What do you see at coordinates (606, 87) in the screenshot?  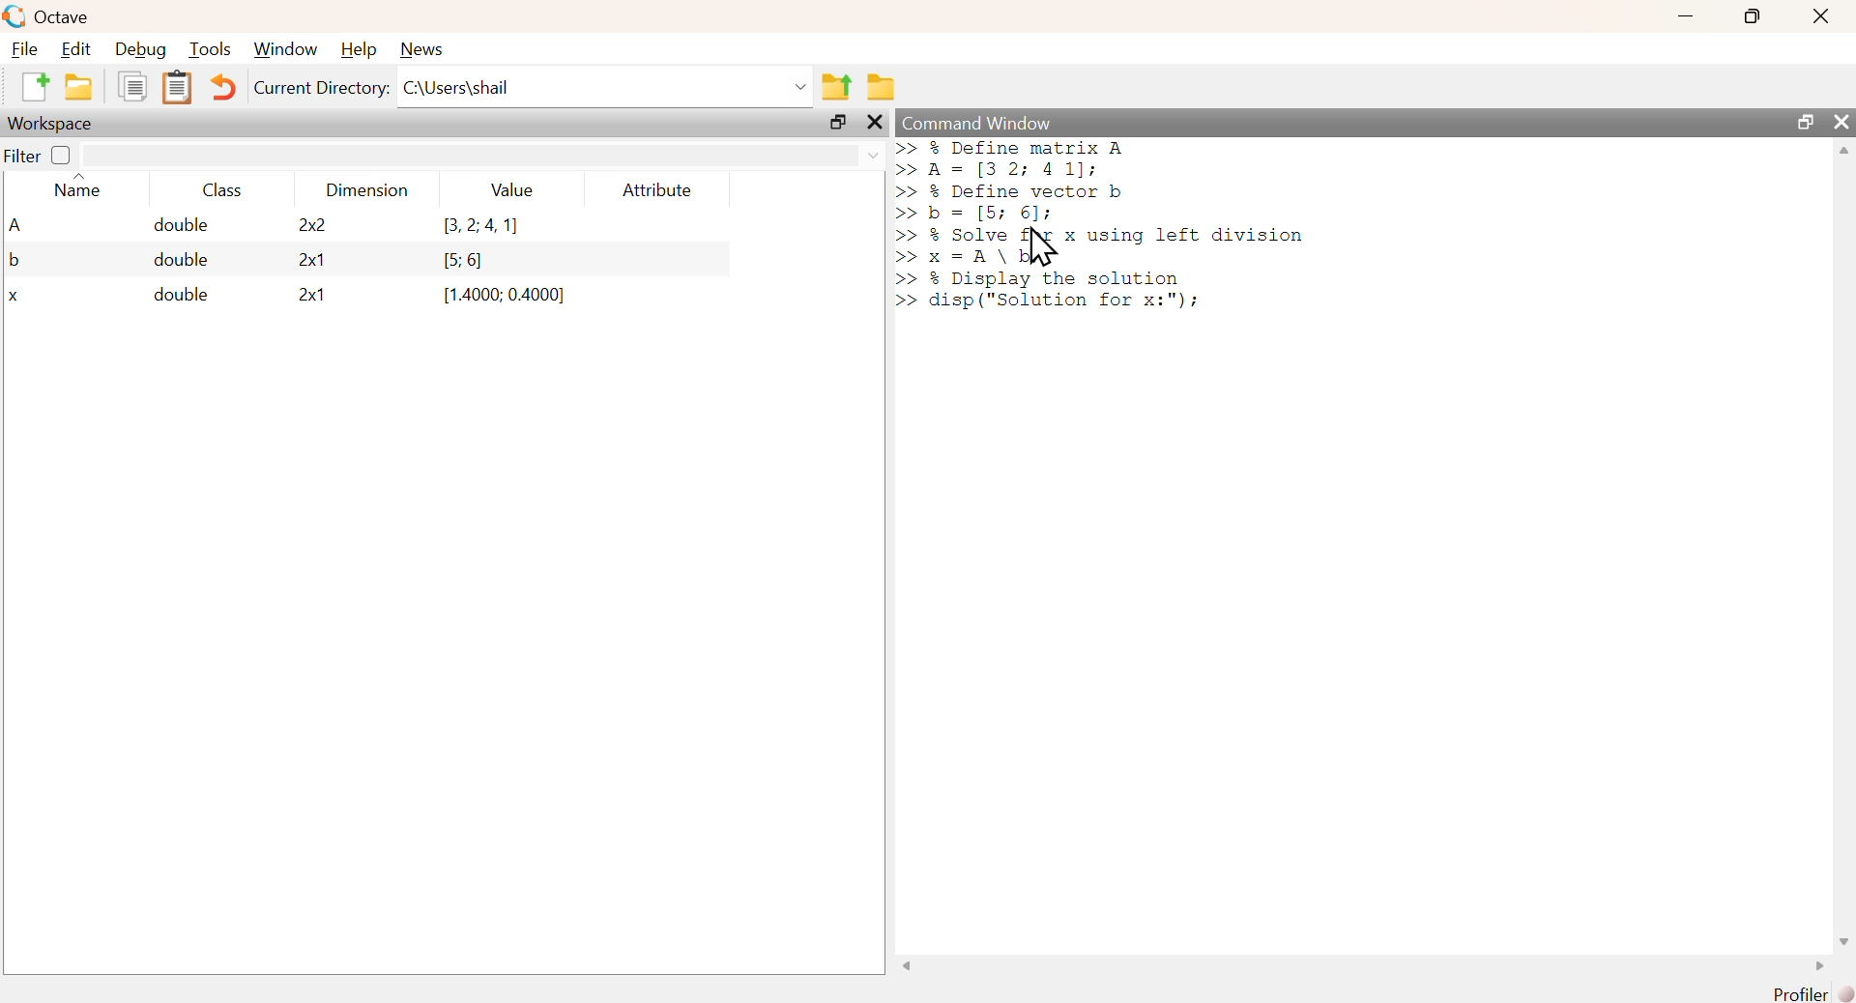 I see `C:\Users\shail ` at bounding box center [606, 87].